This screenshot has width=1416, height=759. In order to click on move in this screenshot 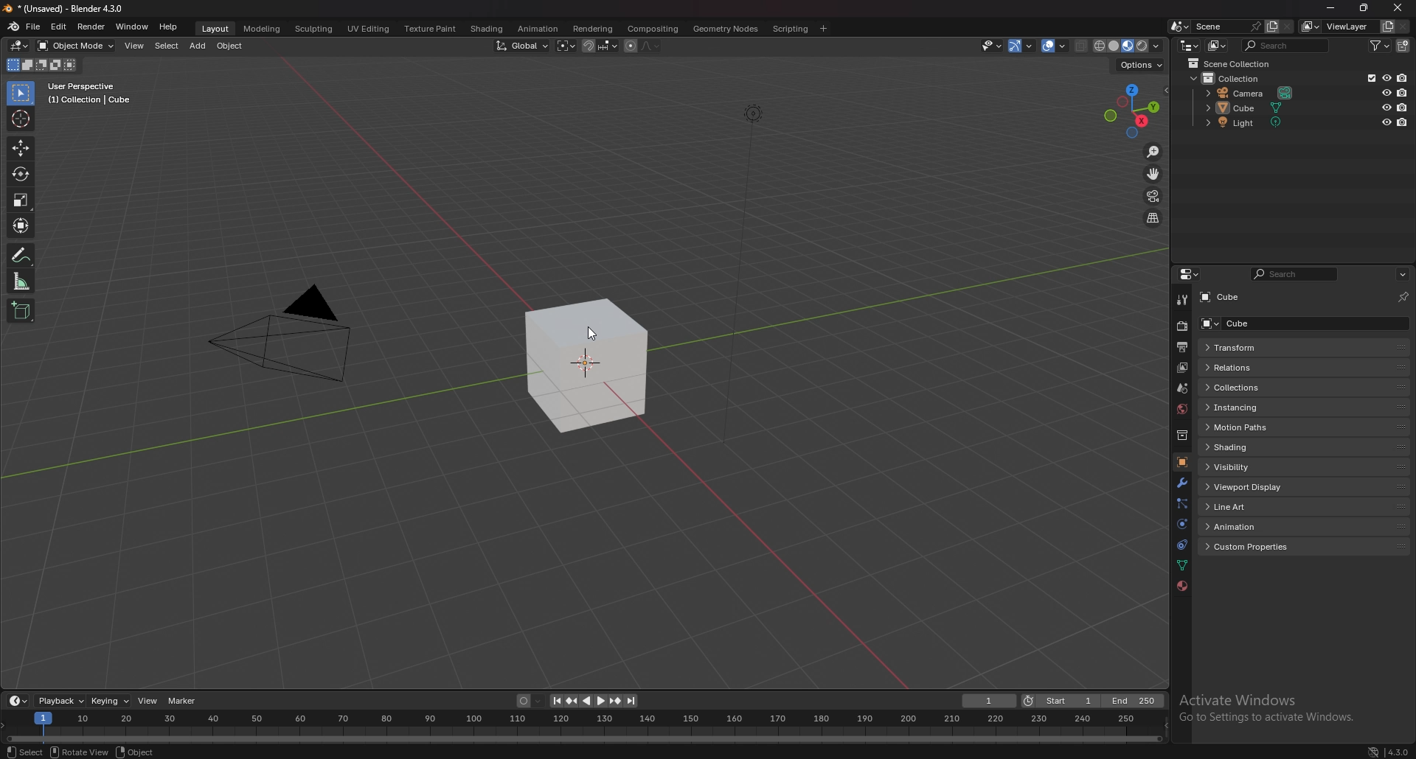, I will do `click(21, 148)`.